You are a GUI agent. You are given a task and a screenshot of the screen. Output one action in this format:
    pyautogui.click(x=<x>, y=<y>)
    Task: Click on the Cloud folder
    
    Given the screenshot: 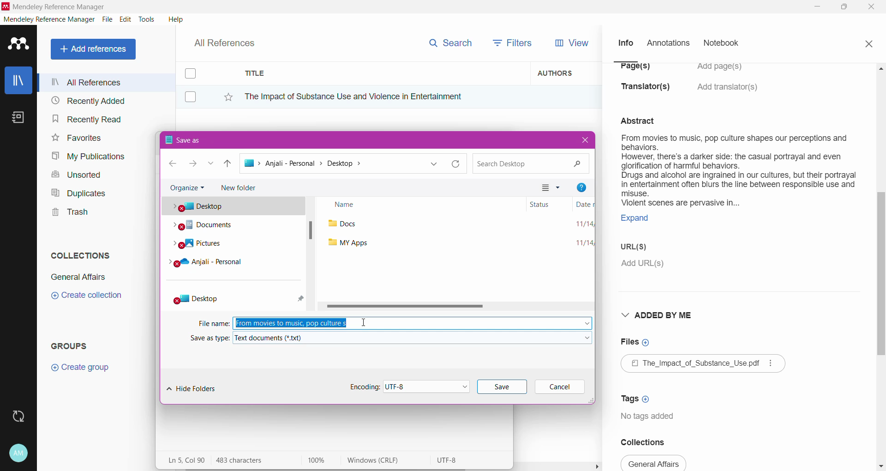 What is the action you would take?
    pyautogui.click(x=213, y=266)
    